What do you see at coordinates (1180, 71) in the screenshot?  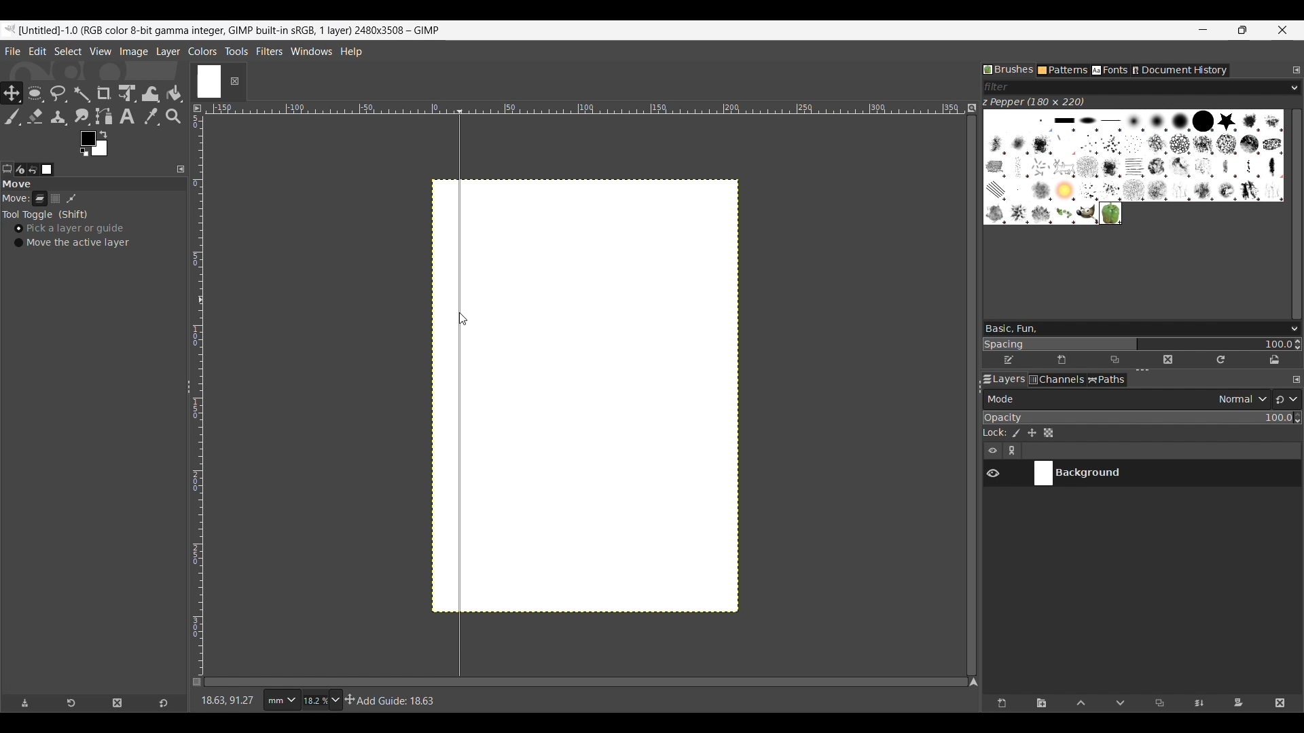 I see `Document history tab` at bounding box center [1180, 71].